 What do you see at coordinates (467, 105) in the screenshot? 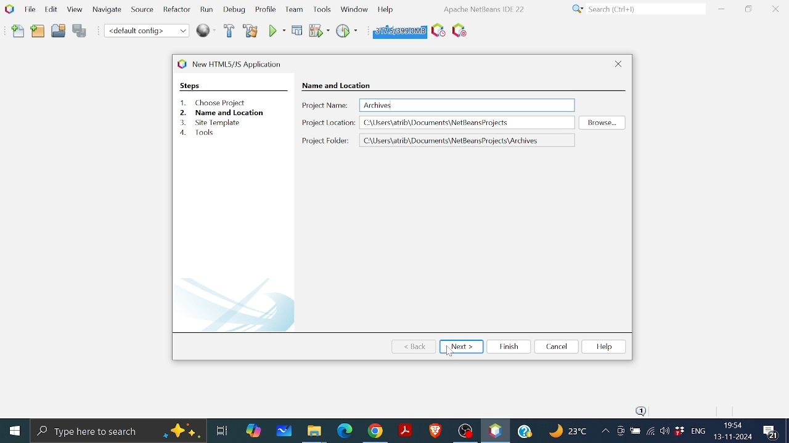
I see `Space for writing the project name` at bounding box center [467, 105].